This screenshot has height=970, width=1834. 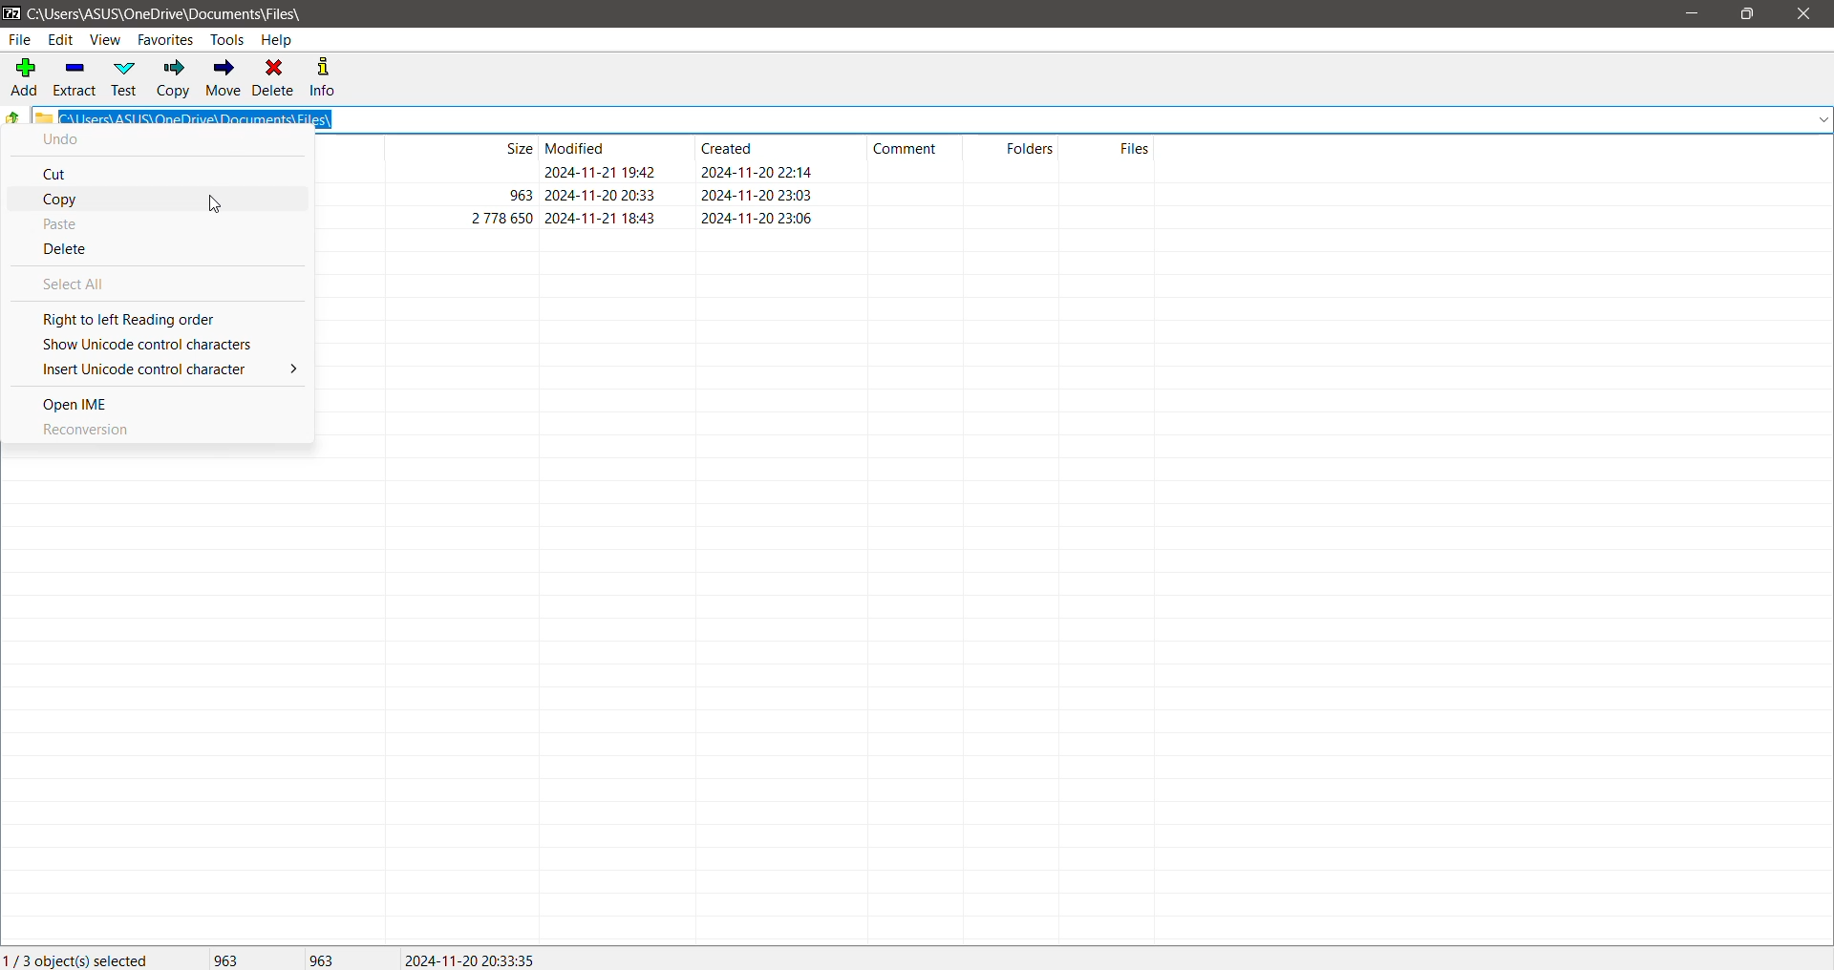 What do you see at coordinates (1749, 14) in the screenshot?
I see `Restore Down` at bounding box center [1749, 14].